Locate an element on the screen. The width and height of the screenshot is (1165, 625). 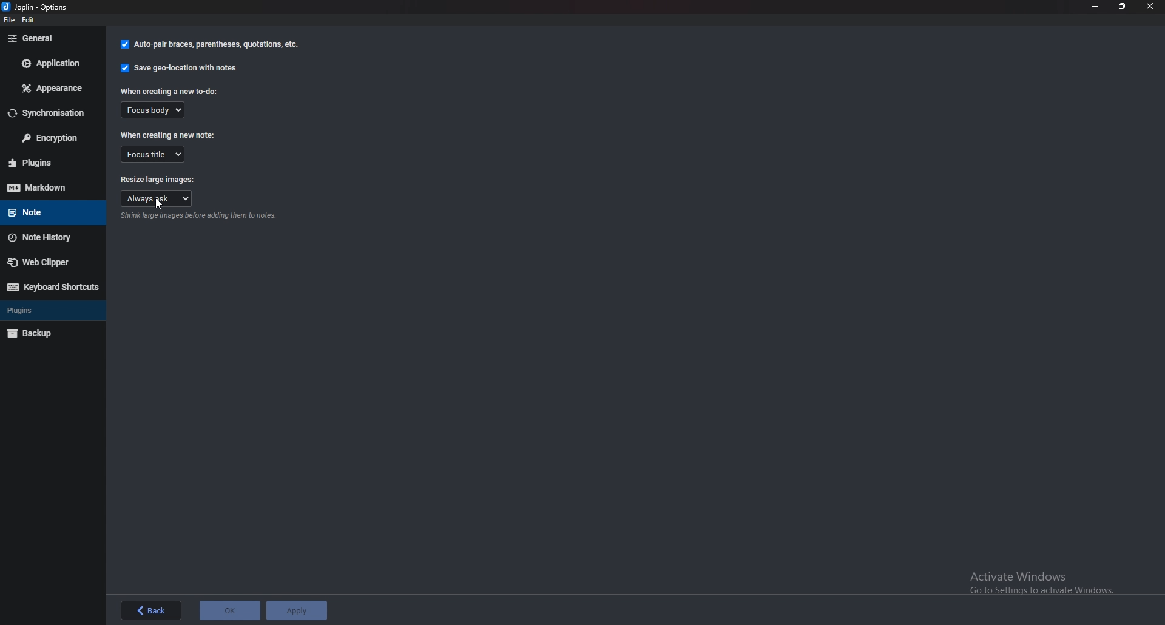
Application is located at coordinates (51, 63).